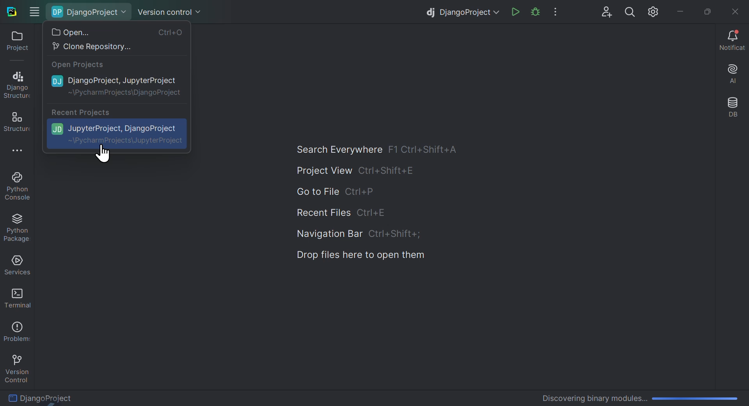  What do you see at coordinates (20, 228) in the screenshot?
I see `Python package` at bounding box center [20, 228].